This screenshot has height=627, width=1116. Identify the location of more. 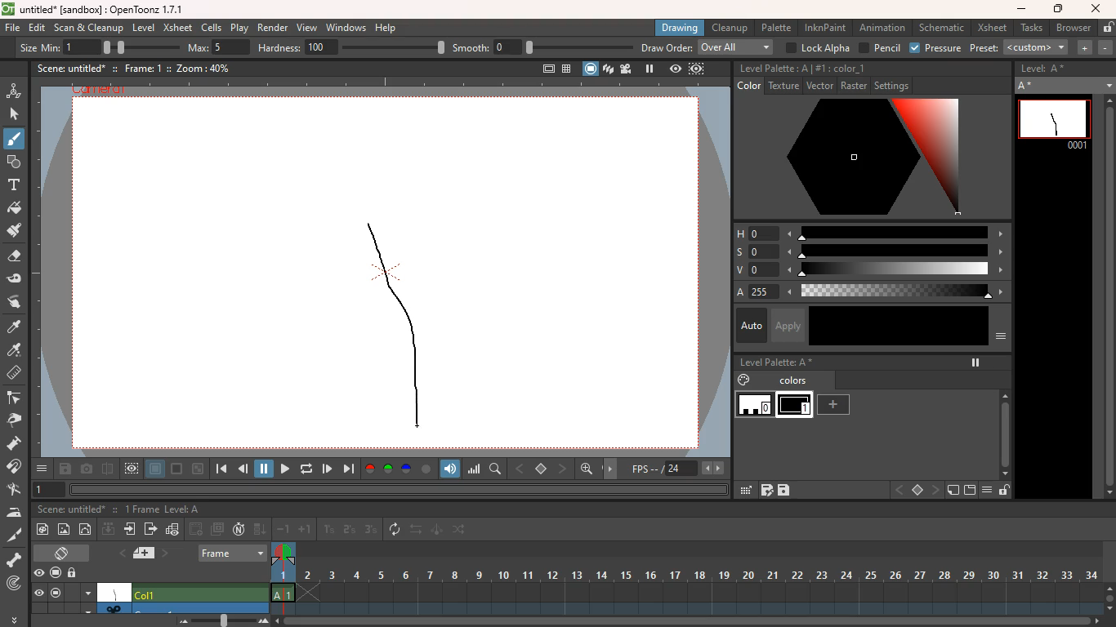
(42, 469).